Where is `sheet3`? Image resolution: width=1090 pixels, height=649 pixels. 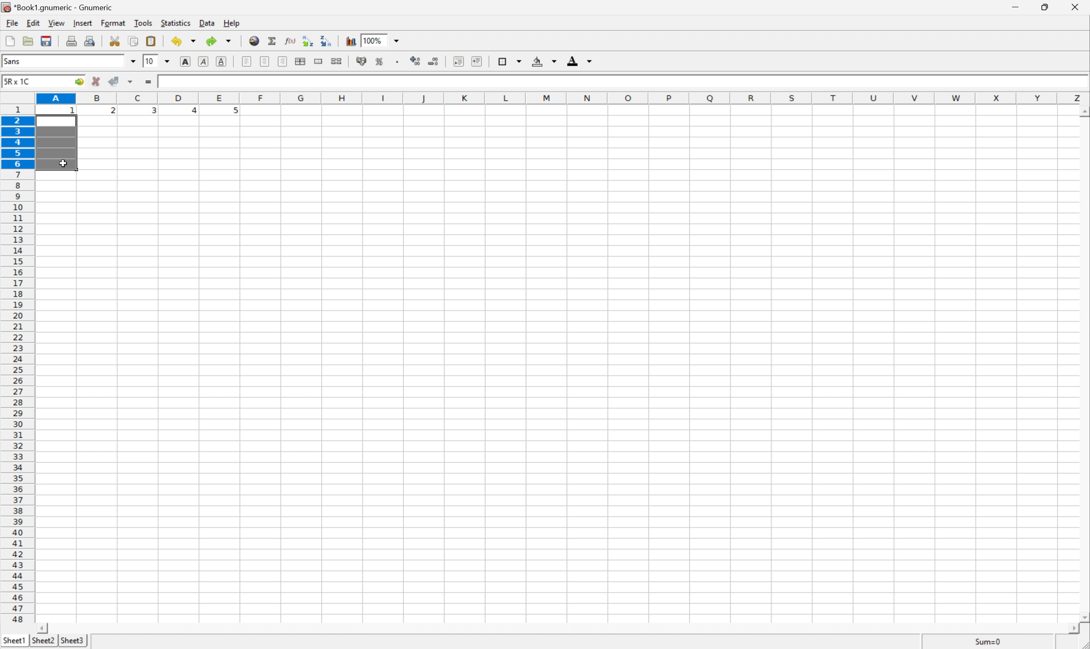 sheet3 is located at coordinates (72, 642).